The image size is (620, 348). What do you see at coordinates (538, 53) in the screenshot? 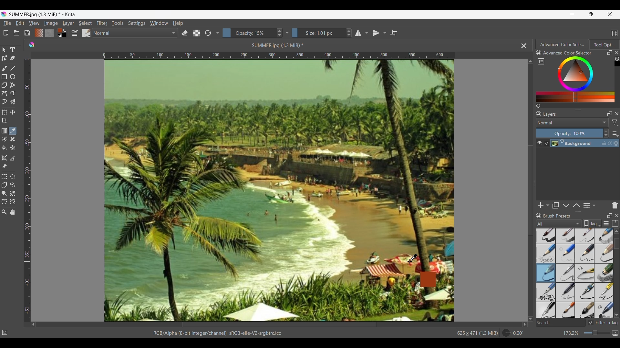
I see `Lock docker` at bounding box center [538, 53].